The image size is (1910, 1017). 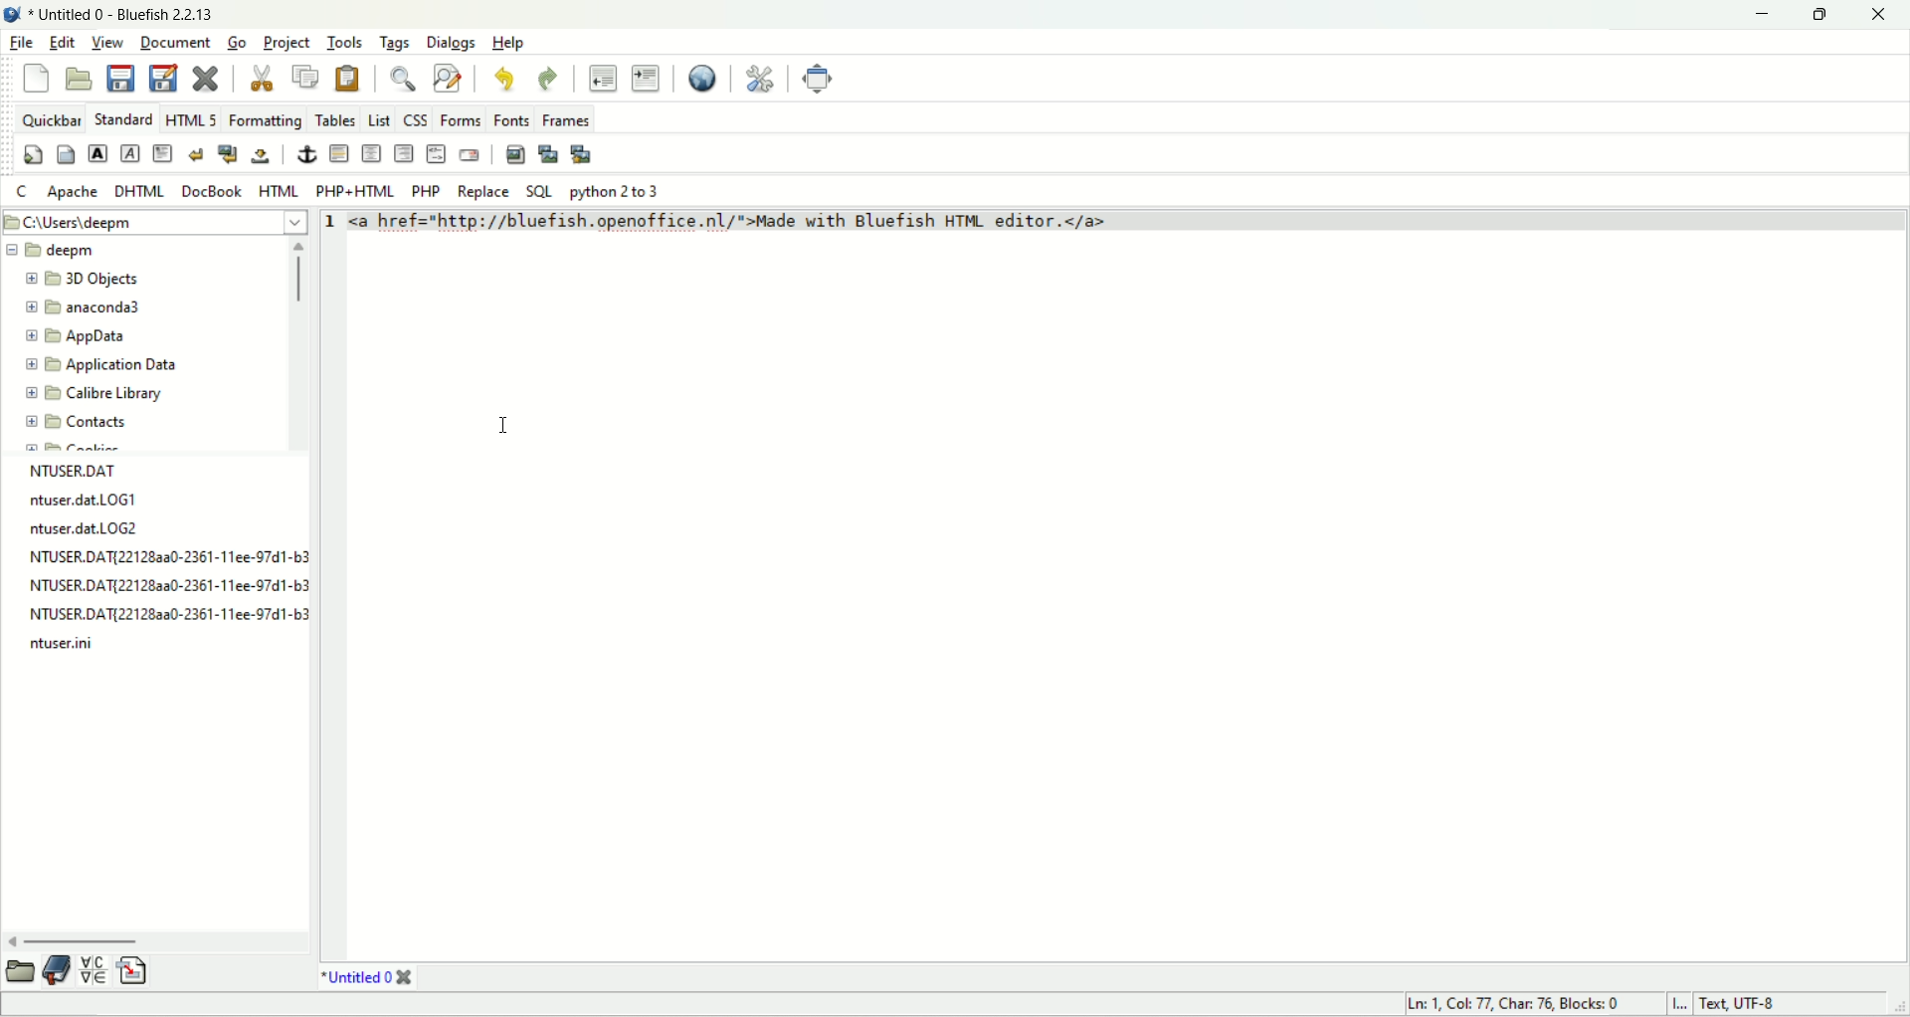 What do you see at coordinates (305, 153) in the screenshot?
I see `anchor/hyperlink` at bounding box center [305, 153].